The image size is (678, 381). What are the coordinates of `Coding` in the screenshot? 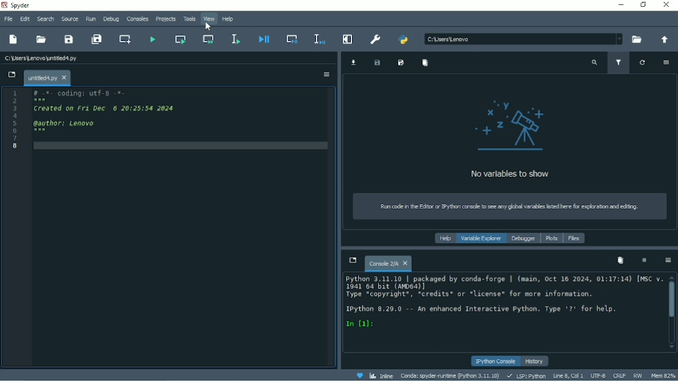 It's located at (81, 93).